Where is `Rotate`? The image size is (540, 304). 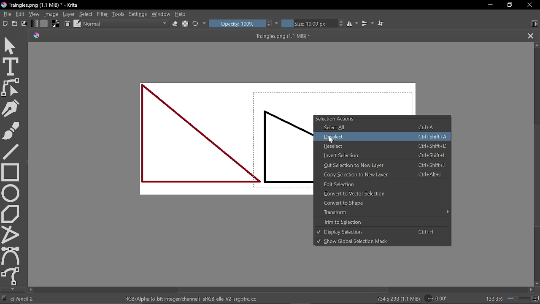
Rotate is located at coordinates (436, 298).